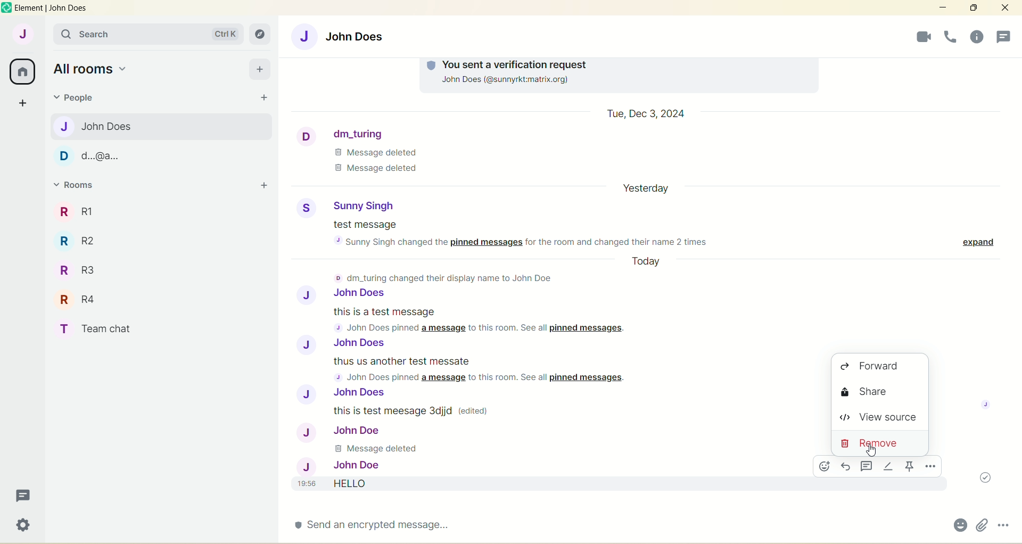  What do you see at coordinates (531, 241) in the screenshot?
I see `sunny Singh changed the pinned messages for the room and changed their name 2 times` at bounding box center [531, 241].